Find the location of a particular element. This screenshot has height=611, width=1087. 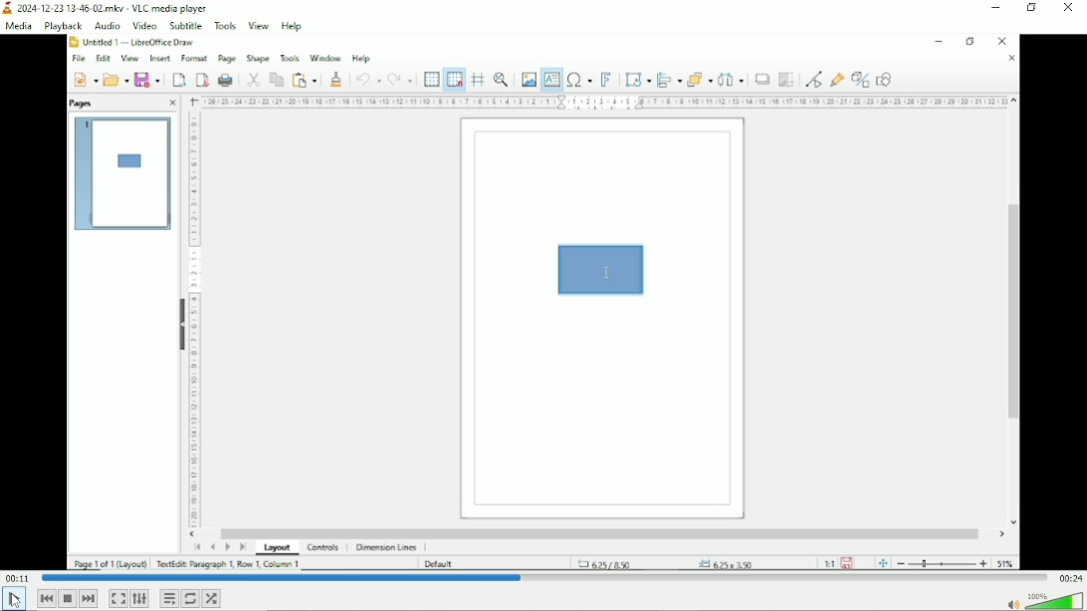

Help is located at coordinates (292, 27).